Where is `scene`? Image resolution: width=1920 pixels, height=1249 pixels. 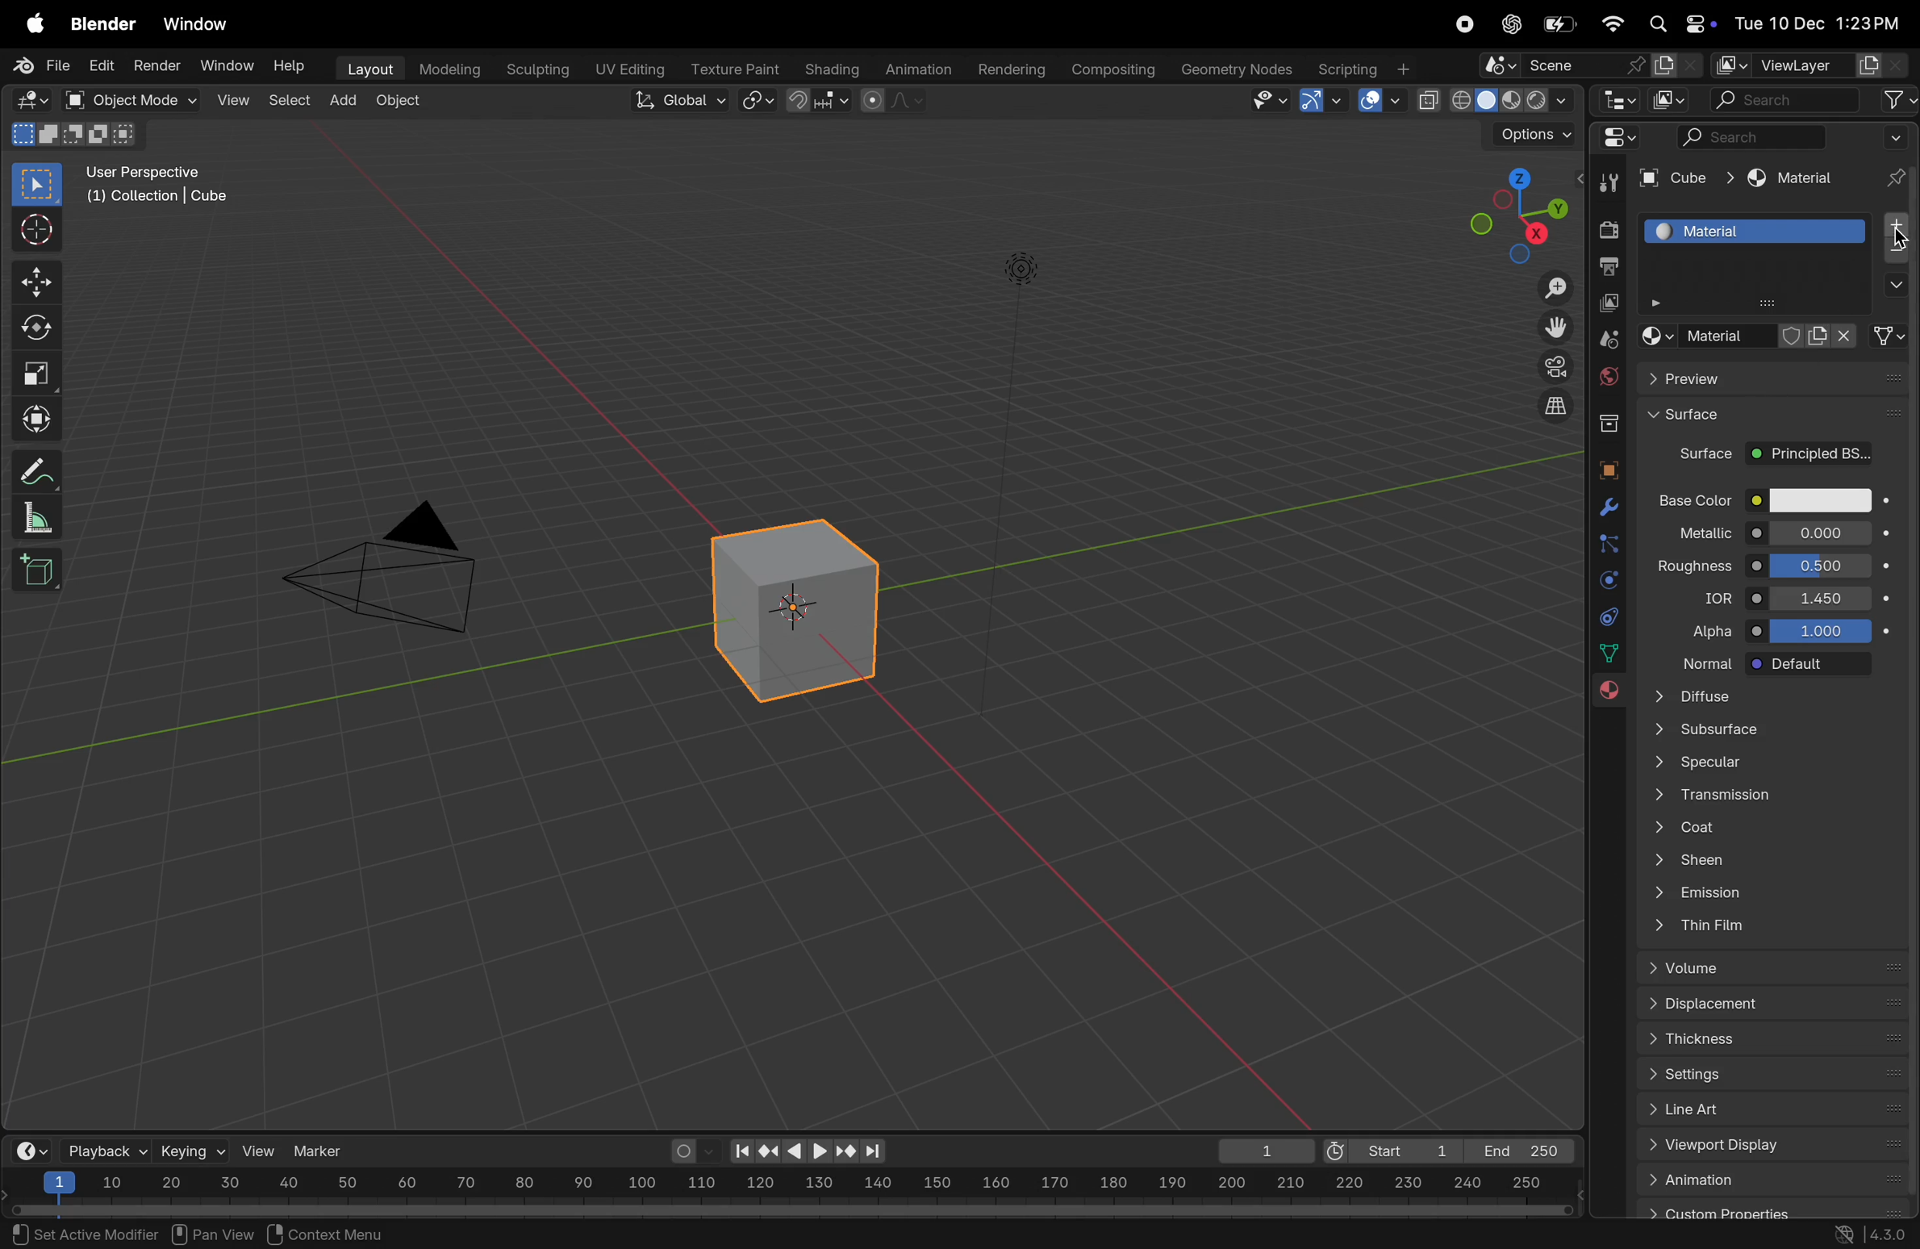
scene is located at coordinates (1592, 66).